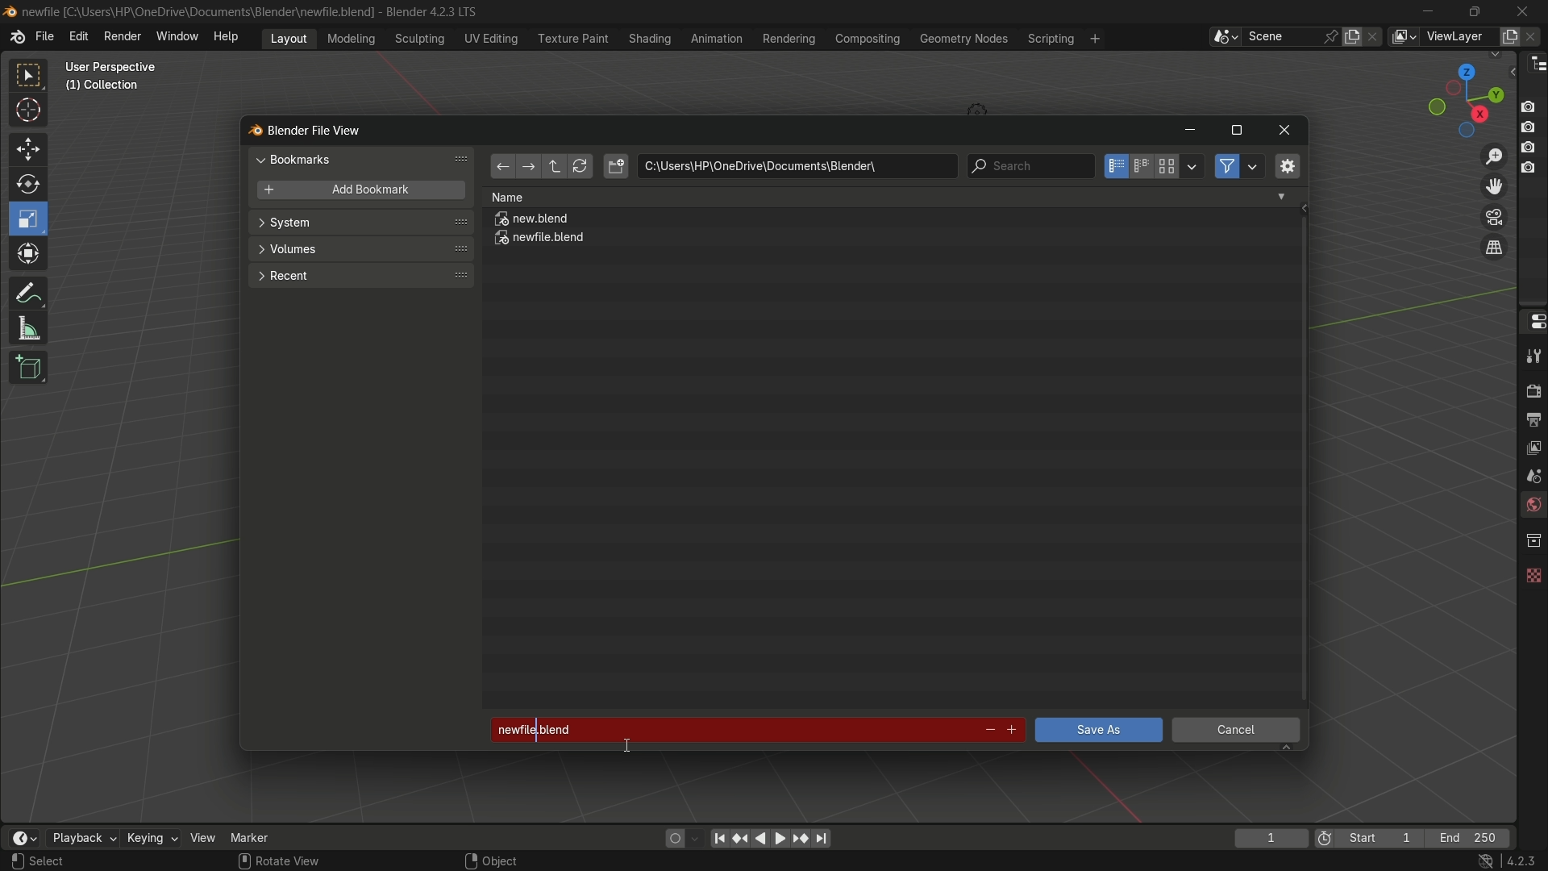 This screenshot has height=871, width=1548. I want to click on view layer, so click(1403, 36).